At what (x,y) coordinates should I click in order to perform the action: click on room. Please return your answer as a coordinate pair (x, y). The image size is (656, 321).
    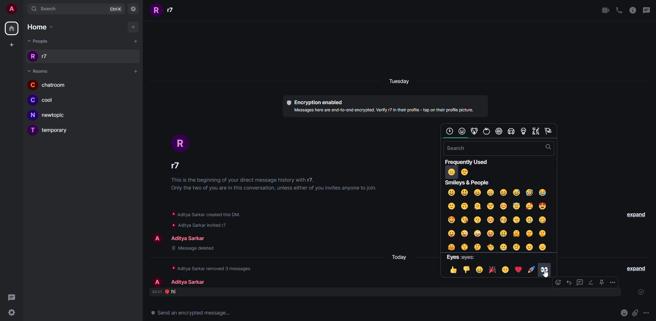
    Looking at the image, I should click on (50, 115).